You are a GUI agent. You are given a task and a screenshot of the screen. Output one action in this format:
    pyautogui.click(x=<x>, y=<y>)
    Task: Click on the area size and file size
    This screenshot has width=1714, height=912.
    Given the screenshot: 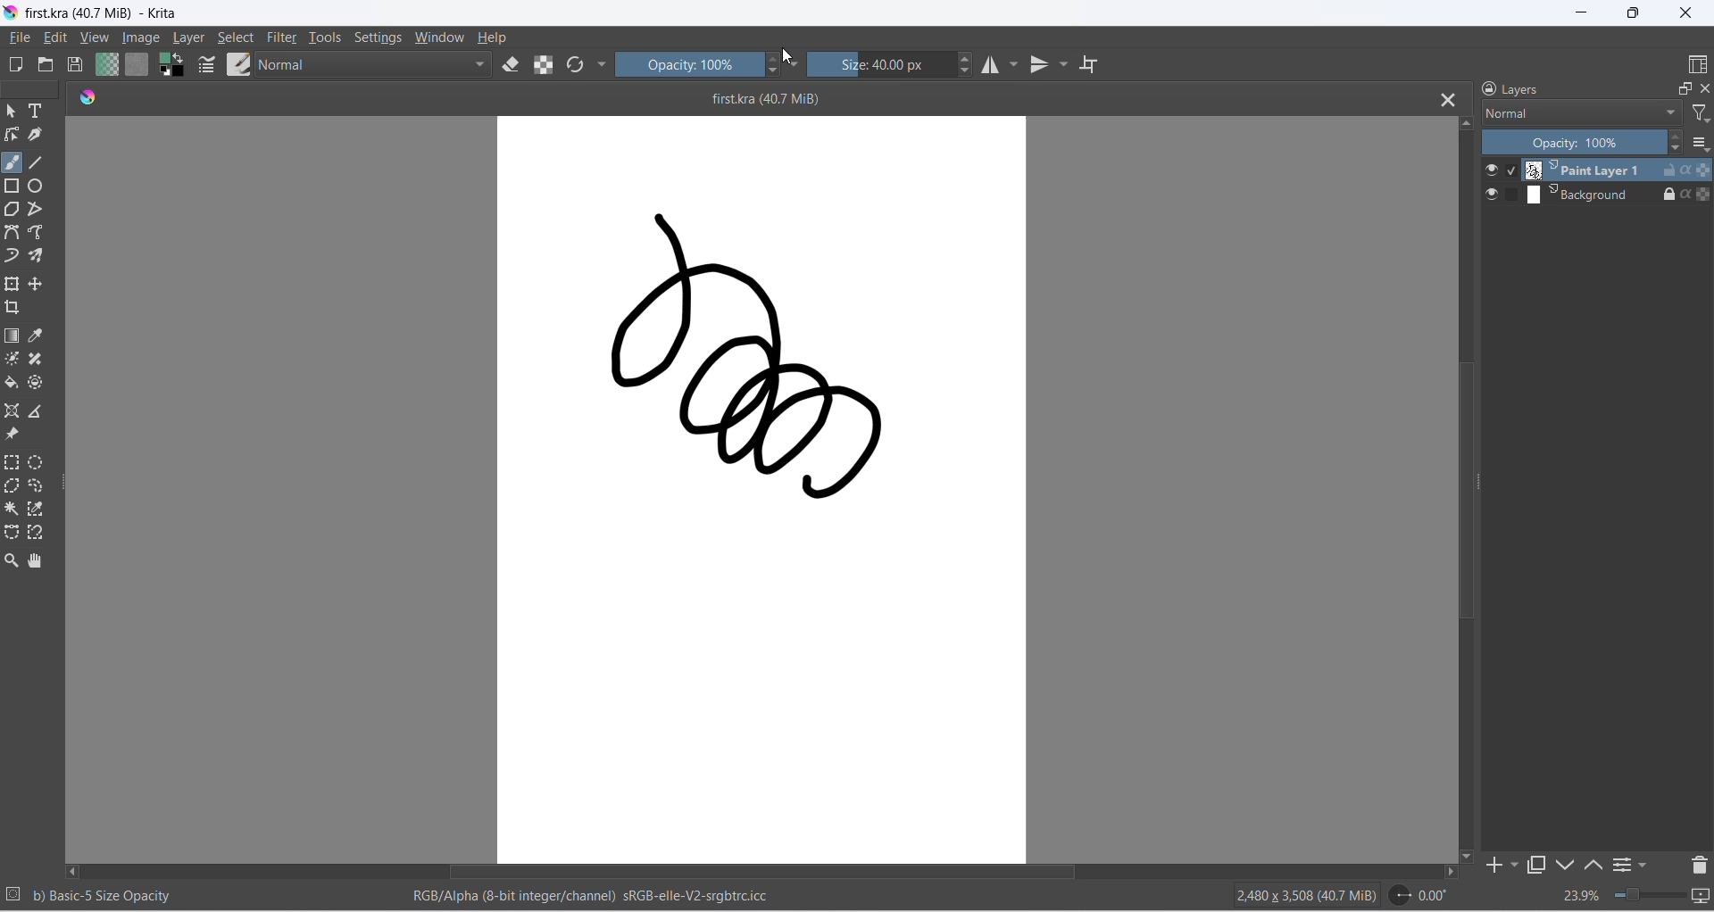 What is the action you would take?
    pyautogui.click(x=1307, y=895)
    